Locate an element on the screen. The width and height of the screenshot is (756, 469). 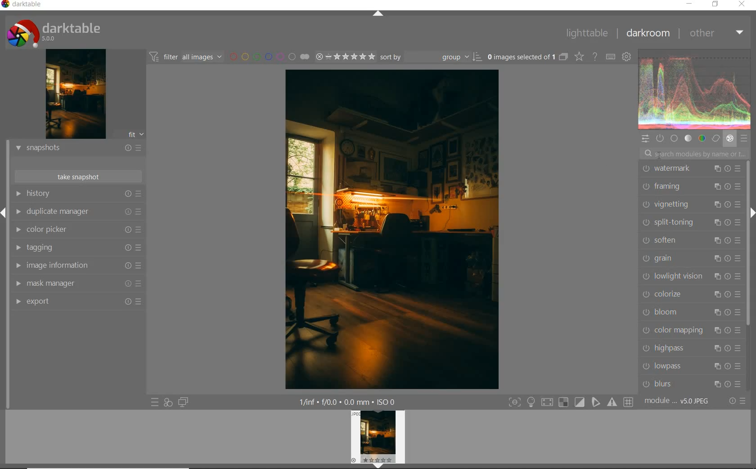
expand/collapse is located at coordinates (378, 14).